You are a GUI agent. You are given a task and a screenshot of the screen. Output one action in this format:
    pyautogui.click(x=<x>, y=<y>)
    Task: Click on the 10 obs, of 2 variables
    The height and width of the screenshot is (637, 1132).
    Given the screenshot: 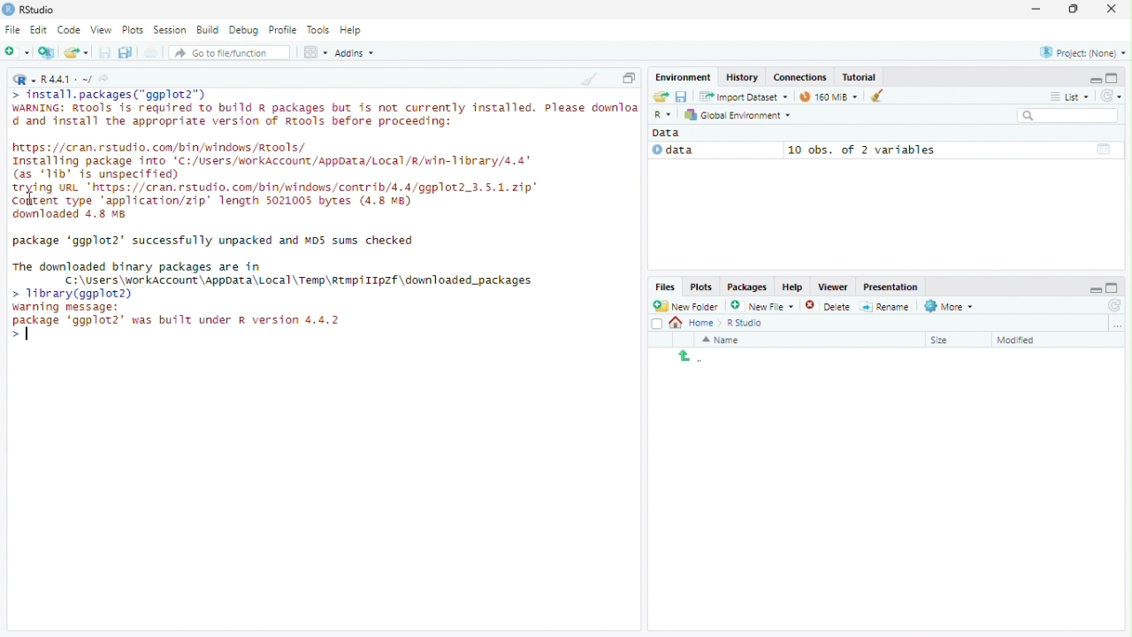 What is the action you would take?
    pyautogui.click(x=952, y=150)
    